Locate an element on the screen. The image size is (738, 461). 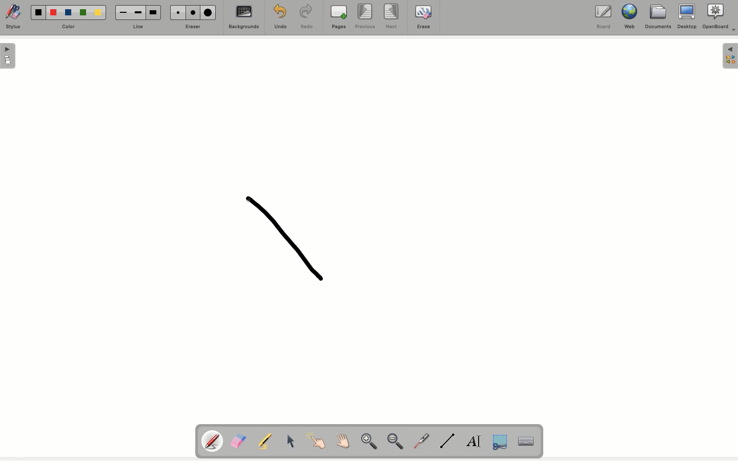
OpenBoard is located at coordinates (720, 17).